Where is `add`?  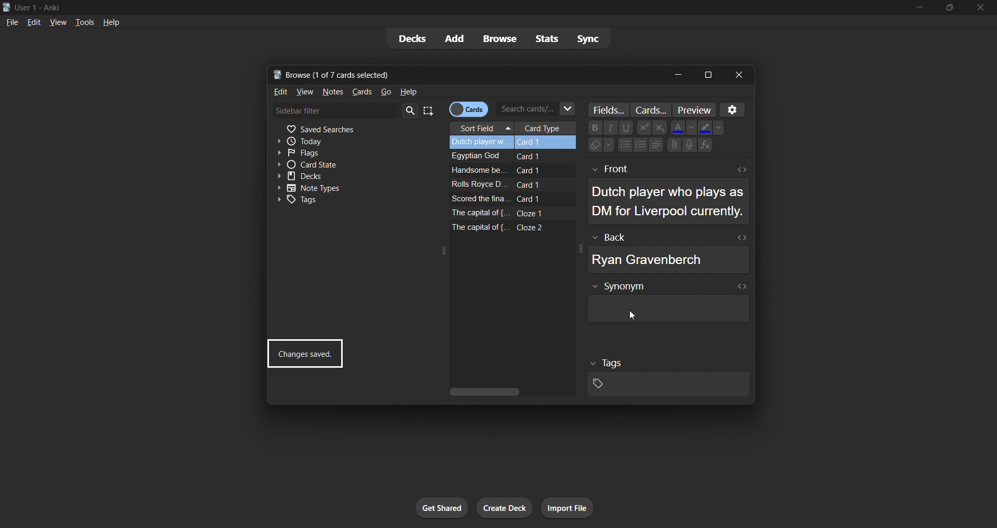
add is located at coordinates (456, 38).